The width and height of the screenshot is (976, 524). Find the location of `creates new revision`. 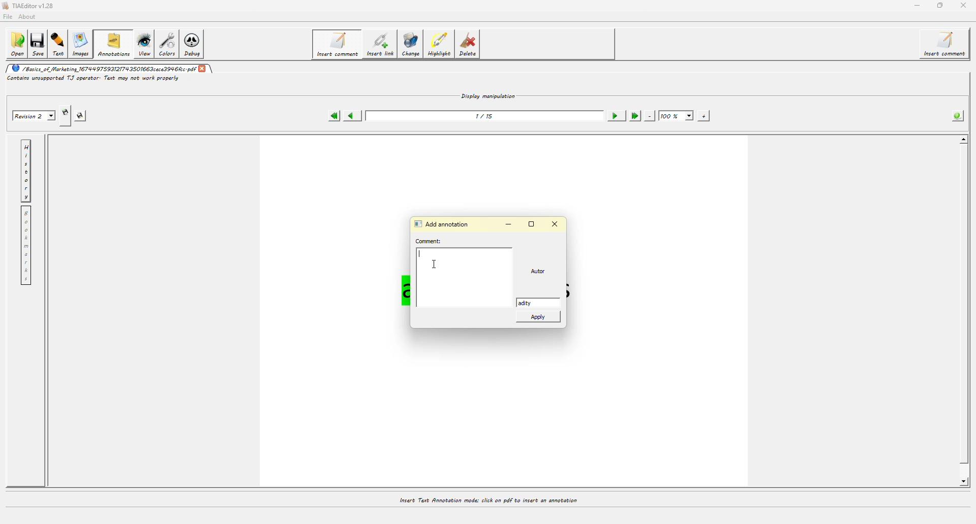

creates new revision is located at coordinates (65, 116).